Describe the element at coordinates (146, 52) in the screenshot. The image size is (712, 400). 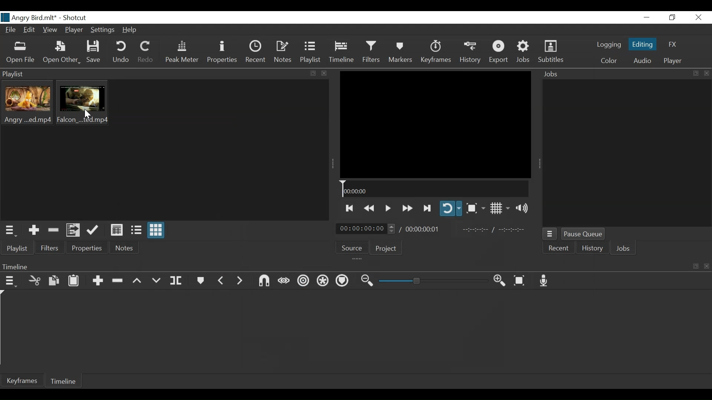
I see `Redo` at that location.